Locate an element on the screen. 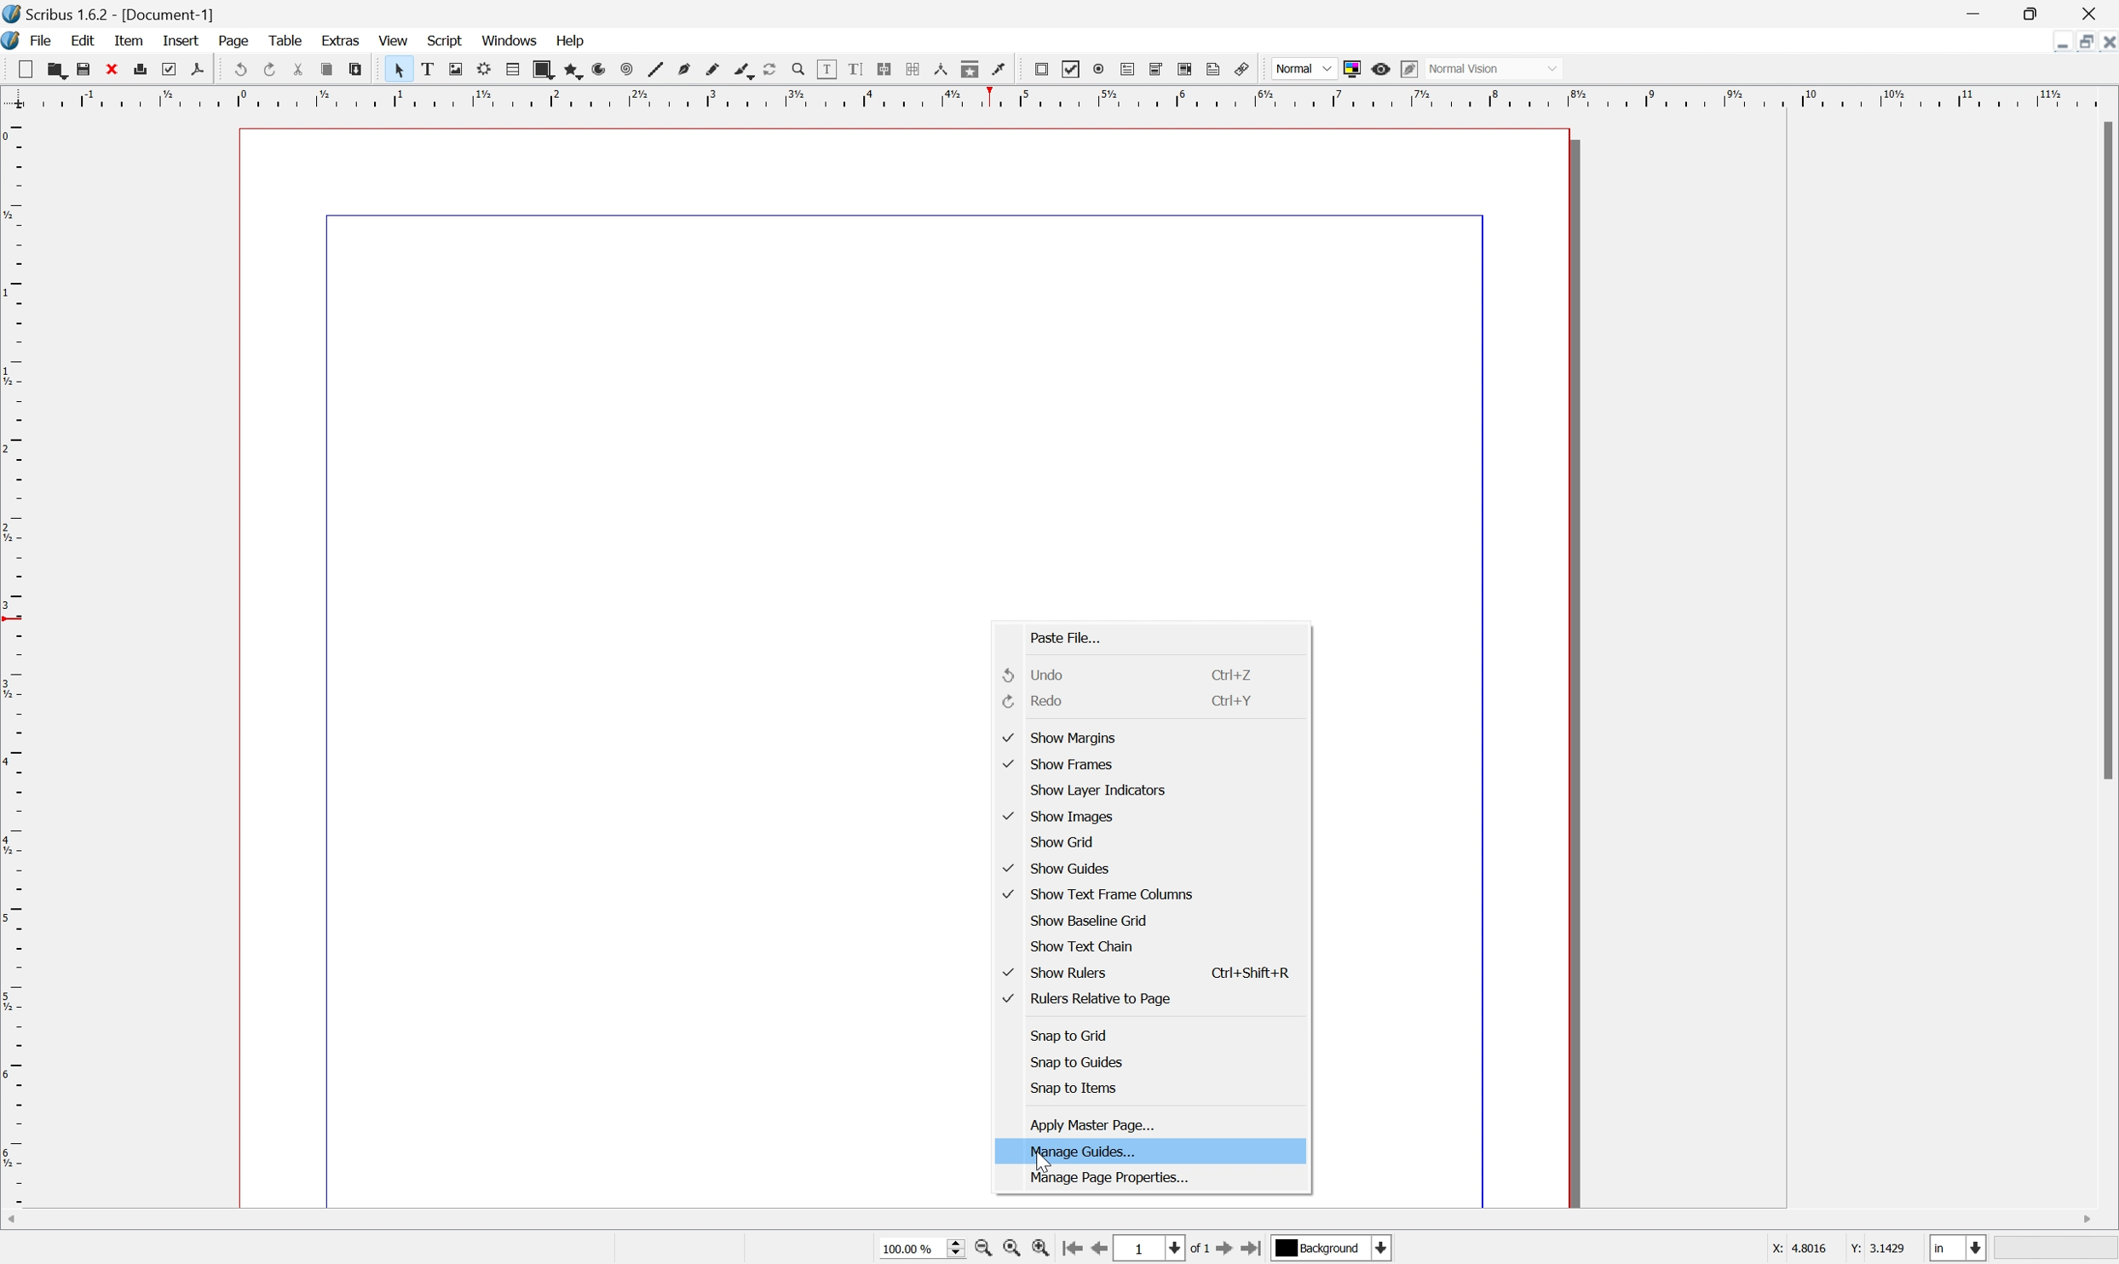  rulers relative to page is located at coordinates (1087, 996).